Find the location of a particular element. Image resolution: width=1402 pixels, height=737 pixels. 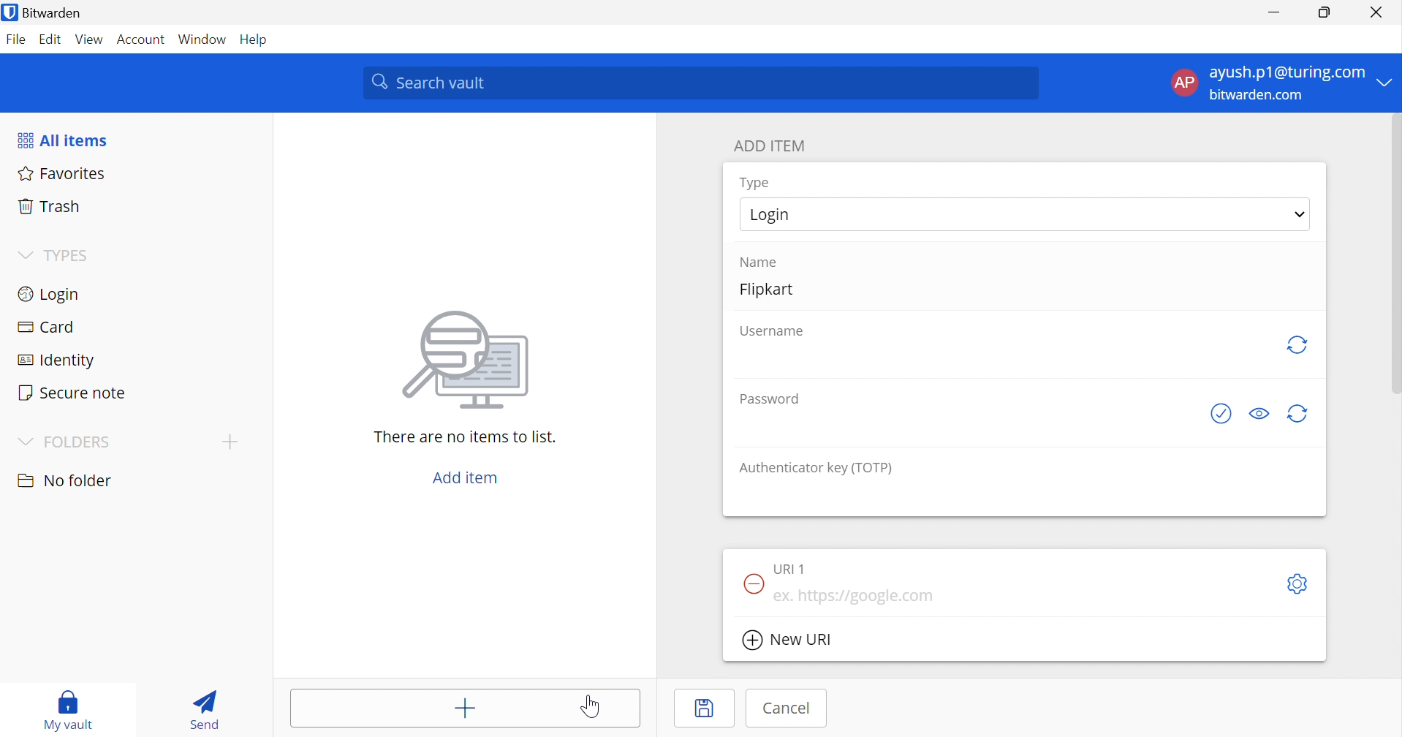

Toggleoptions is located at coordinates (1295, 583).